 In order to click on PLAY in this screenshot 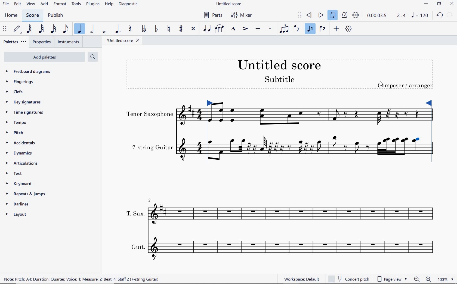, I will do `click(320, 15)`.